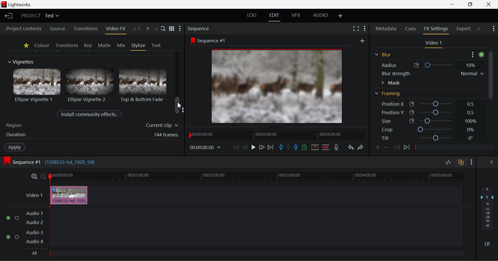 The image size is (498, 261). I want to click on Transform, so click(66, 45).